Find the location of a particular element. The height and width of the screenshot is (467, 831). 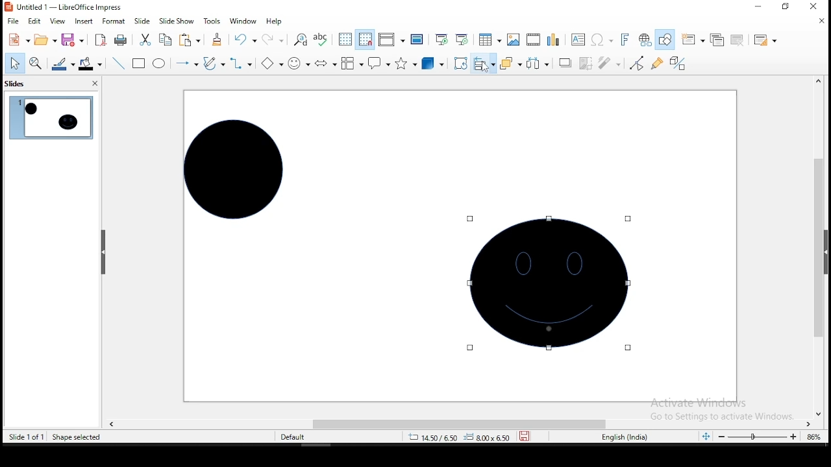

find and replace is located at coordinates (301, 39).